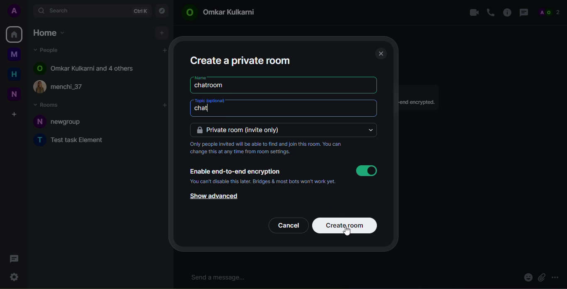 The image size is (567, 289). What do you see at coordinates (552, 12) in the screenshot?
I see `people` at bounding box center [552, 12].